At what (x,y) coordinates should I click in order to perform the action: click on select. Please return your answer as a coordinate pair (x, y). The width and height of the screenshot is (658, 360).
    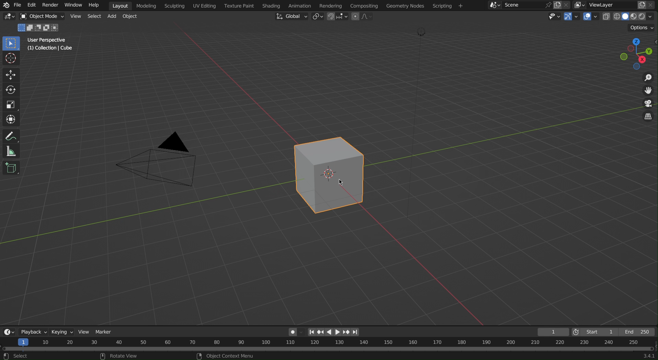
    Looking at the image, I should click on (20, 27).